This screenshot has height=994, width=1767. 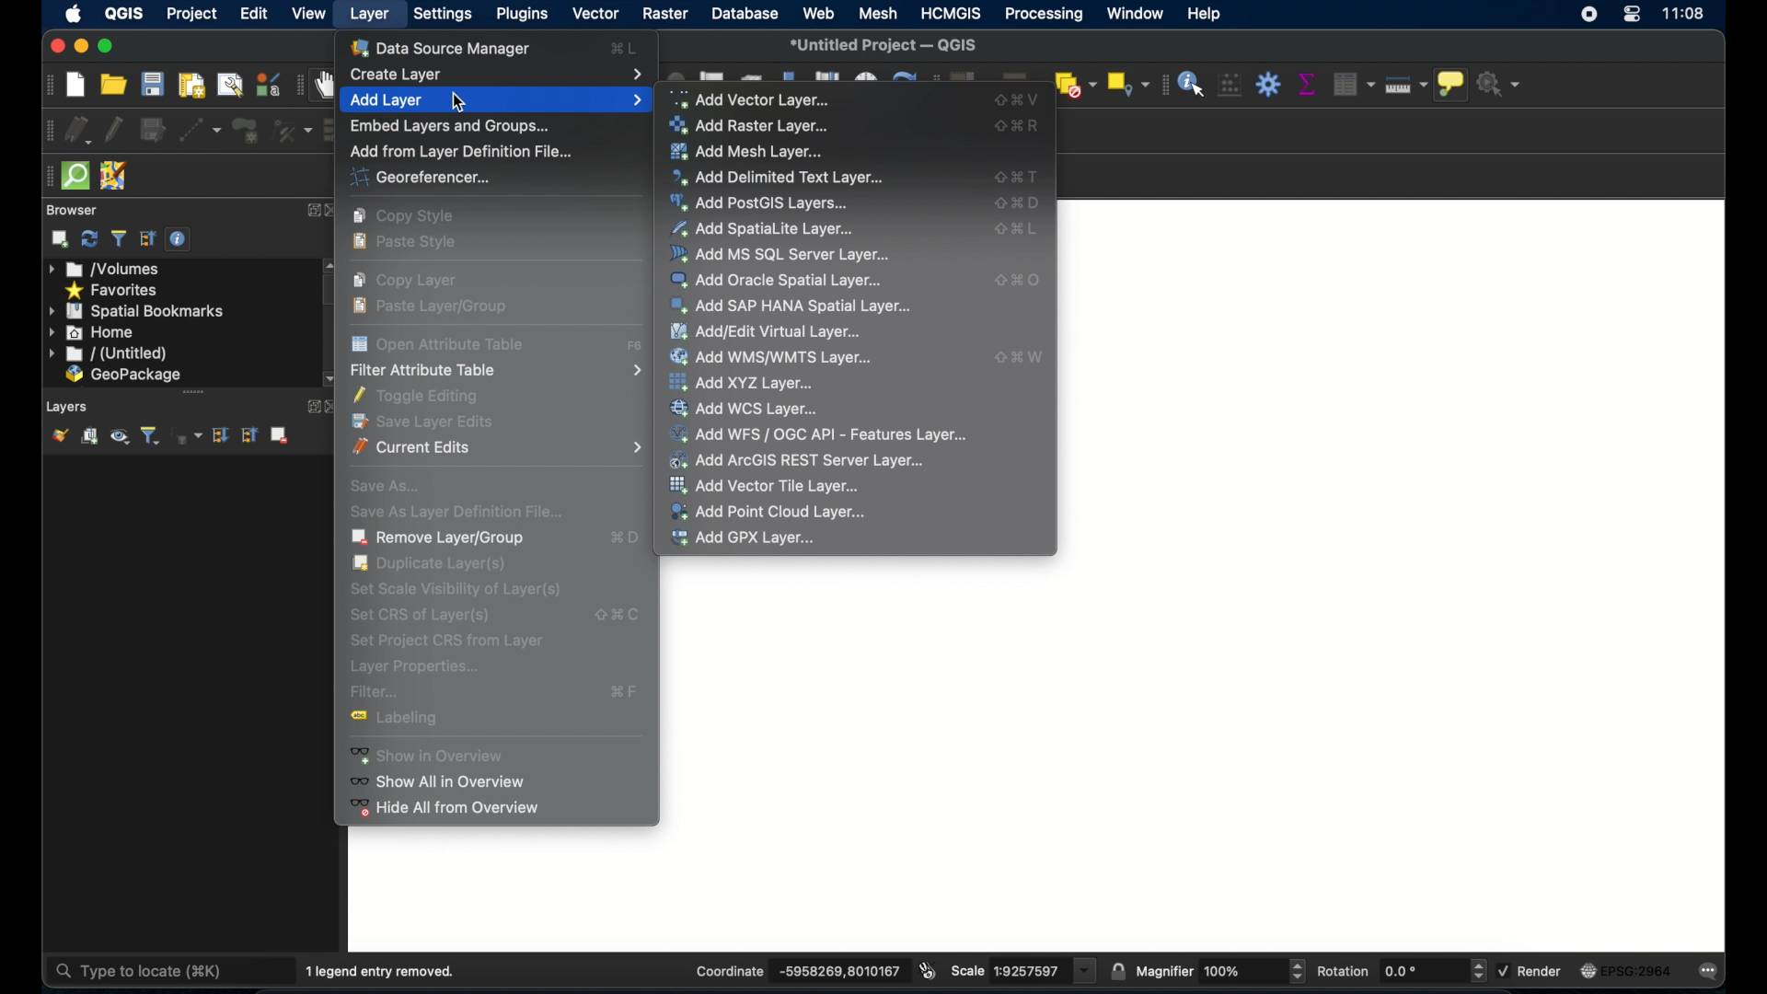 What do you see at coordinates (1134, 13) in the screenshot?
I see `window` at bounding box center [1134, 13].